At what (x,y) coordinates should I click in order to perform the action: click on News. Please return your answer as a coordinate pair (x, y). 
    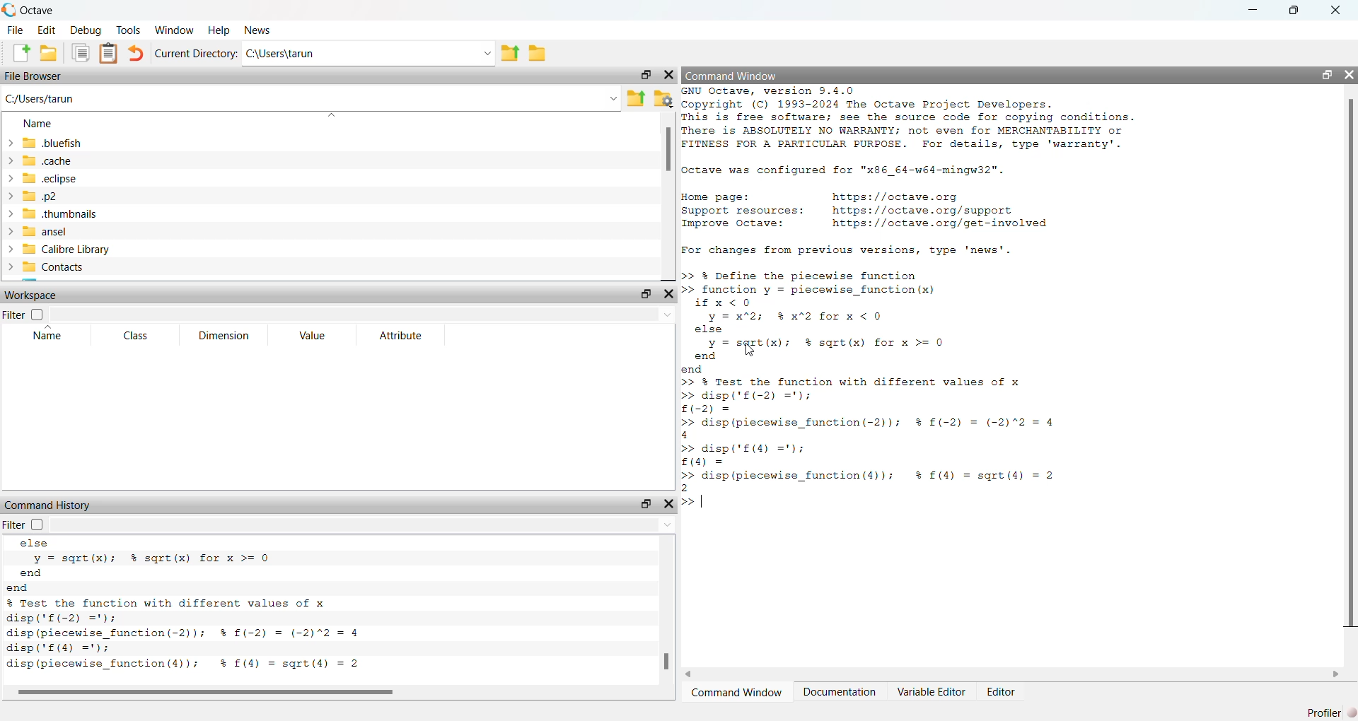
    Looking at the image, I should click on (253, 31).